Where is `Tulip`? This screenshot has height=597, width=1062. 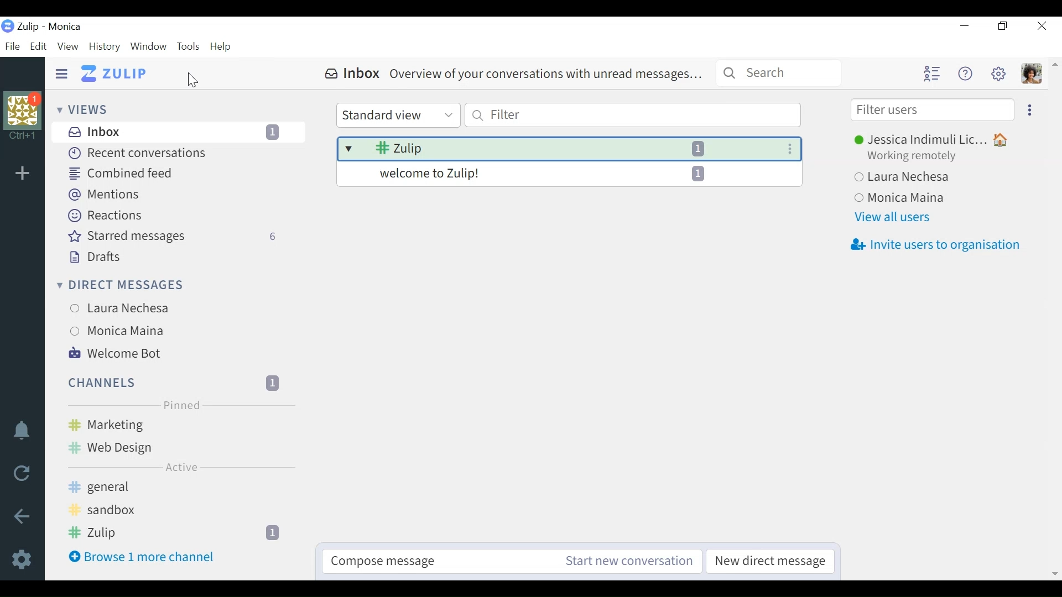
Tulip is located at coordinates (66, 27).